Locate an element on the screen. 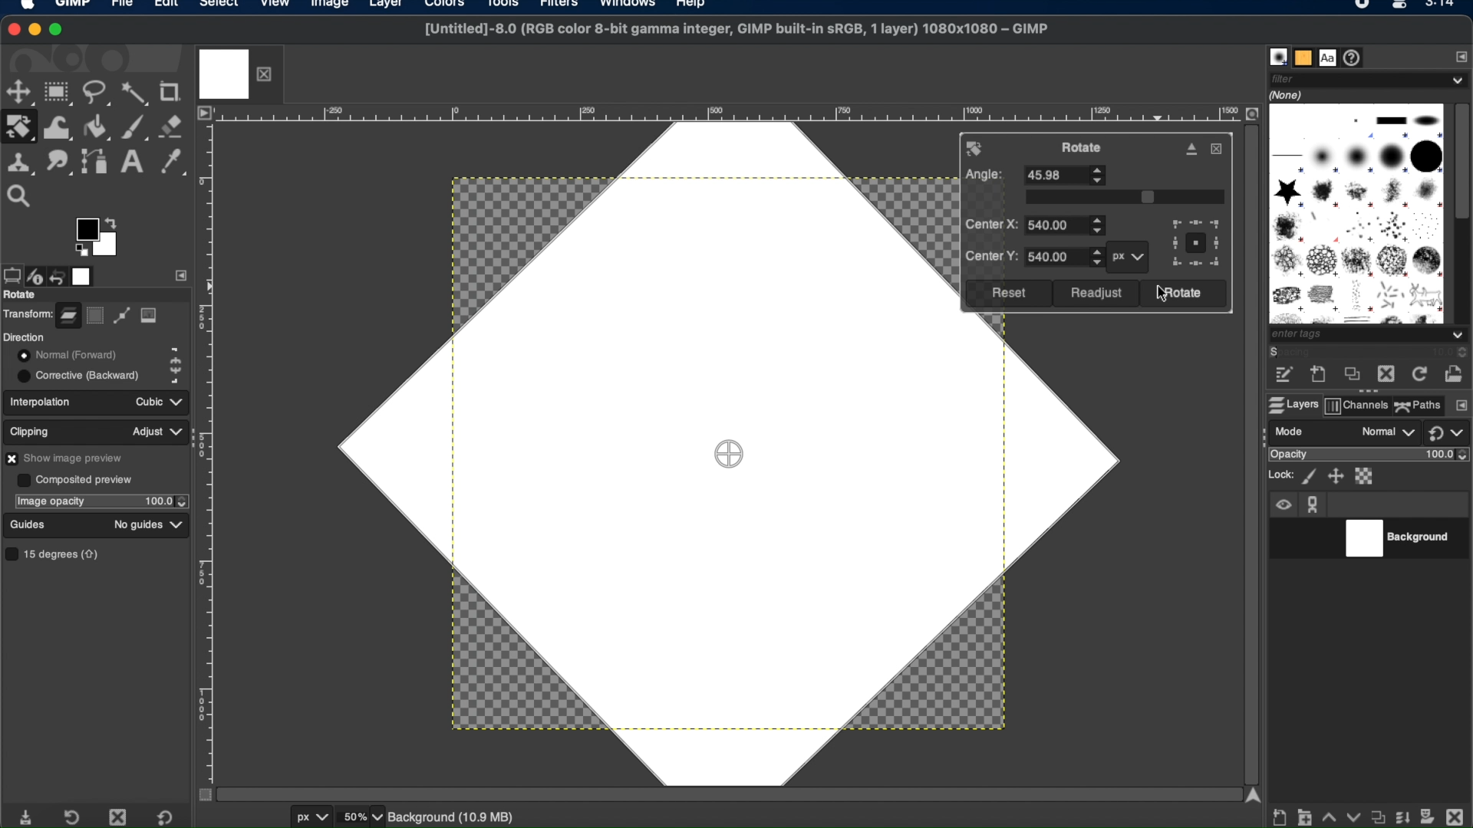 This screenshot has height=828, width=1473. eraser tool is located at coordinates (173, 127).